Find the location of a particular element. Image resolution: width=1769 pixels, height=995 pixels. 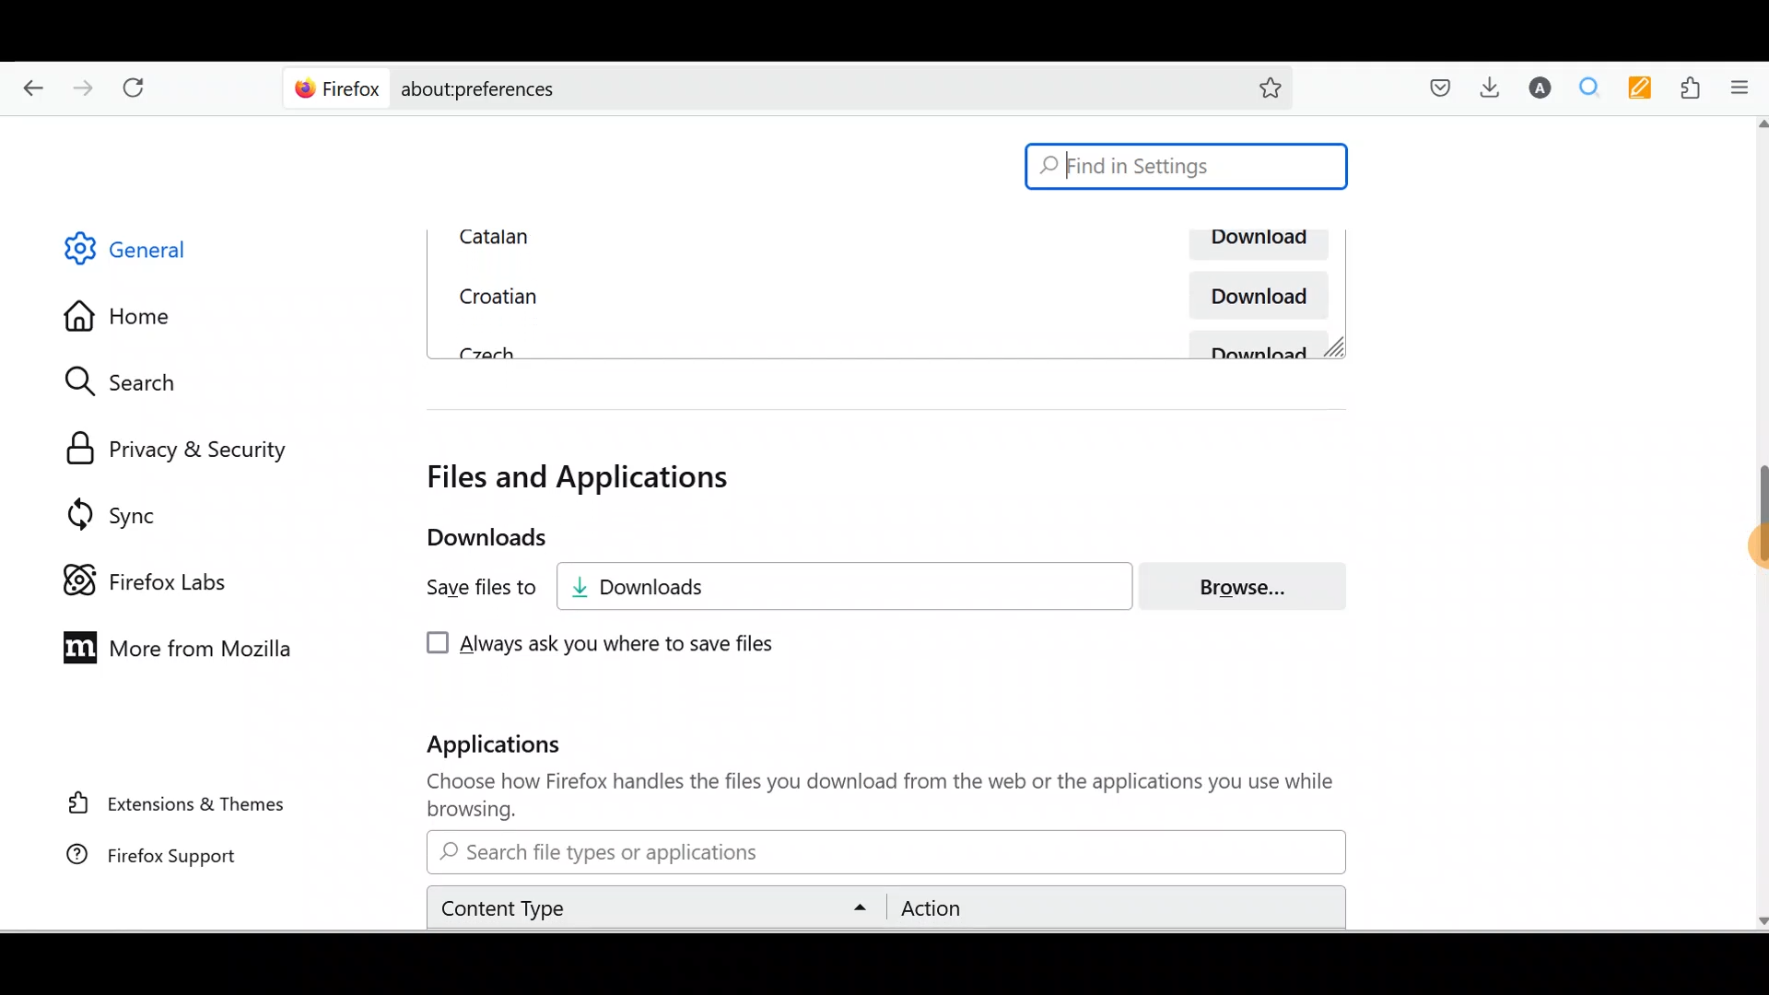

Downloads is located at coordinates (858, 586).